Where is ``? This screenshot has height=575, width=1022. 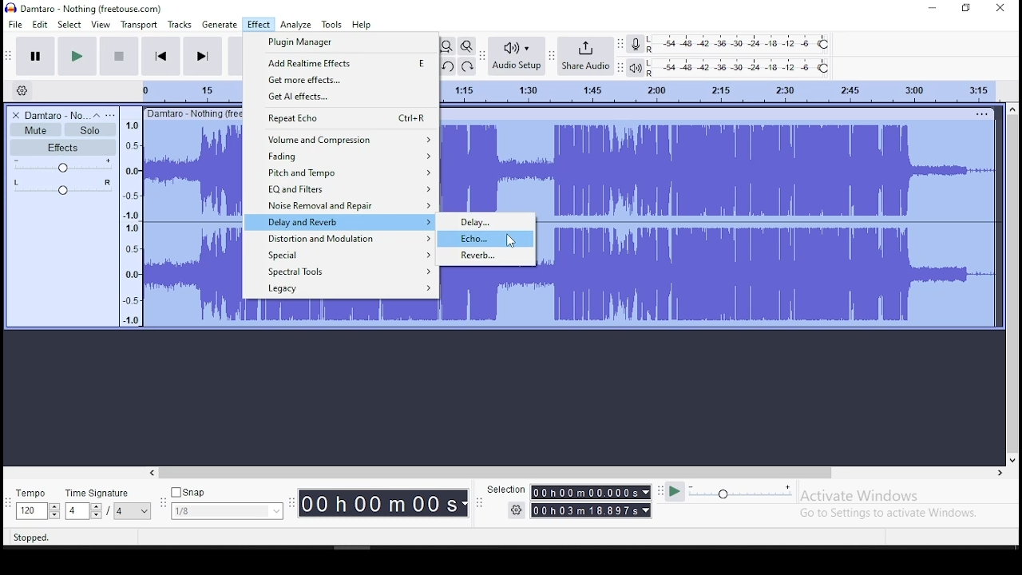  is located at coordinates (551, 56).